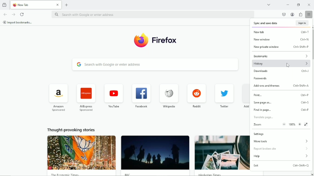 The width and height of the screenshot is (314, 176). Describe the element at coordinates (225, 95) in the screenshot. I see `Twitter` at that location.